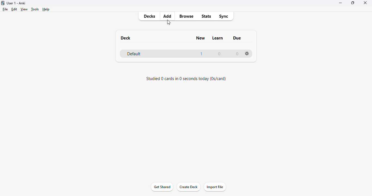  Describe the element at coordinates (201, 54) in the screenshot. I see `1` at that location.